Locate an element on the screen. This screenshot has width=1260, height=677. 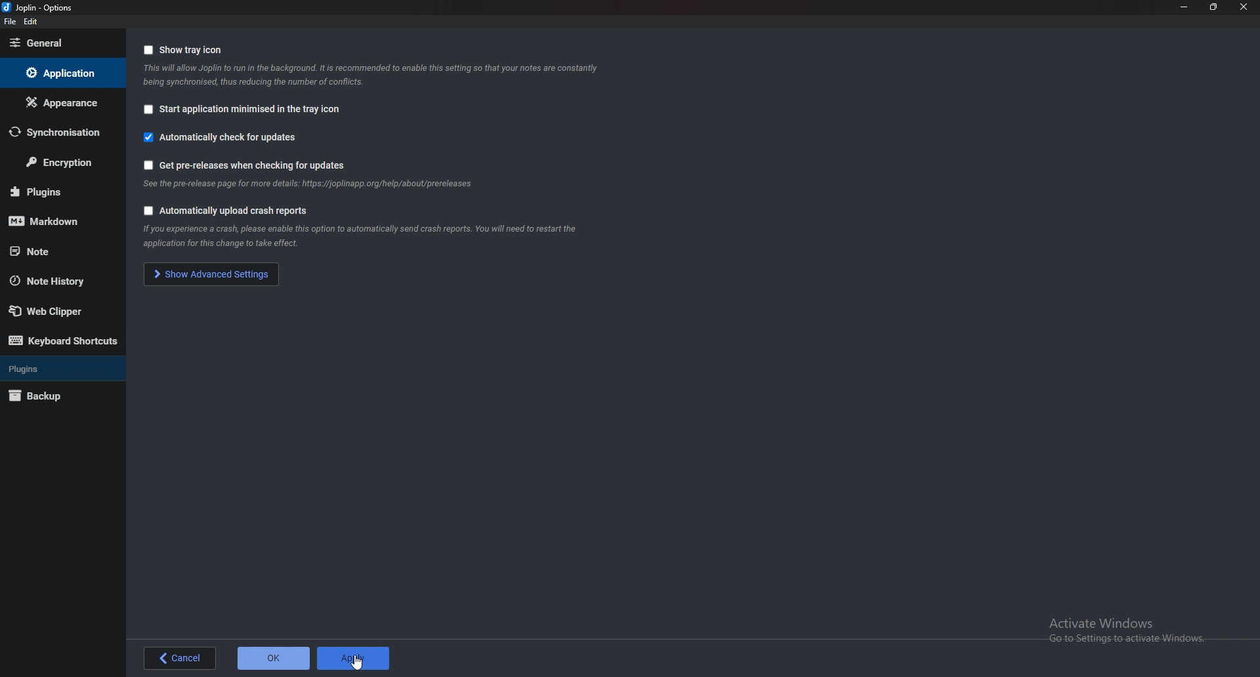
Application is located at coordinates (61, 73).